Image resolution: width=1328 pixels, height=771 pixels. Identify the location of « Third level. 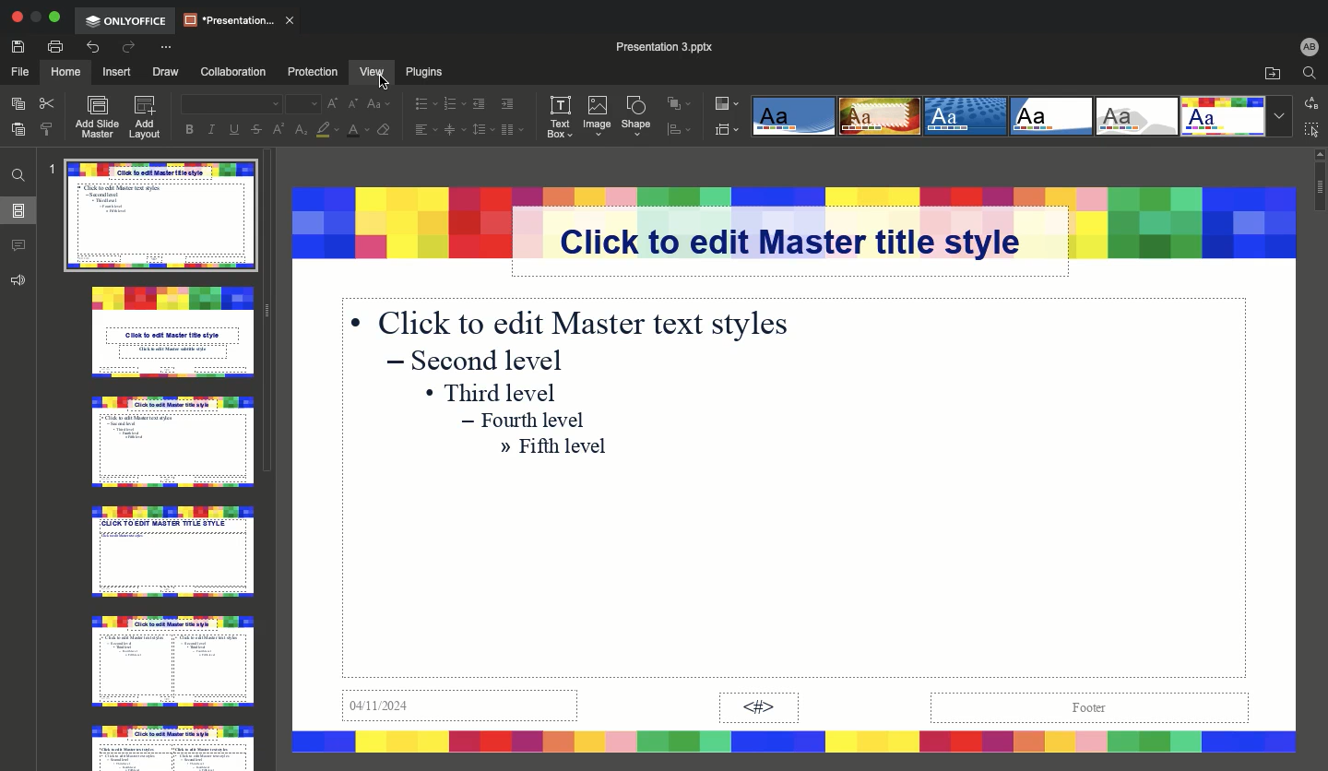
(500, 390).